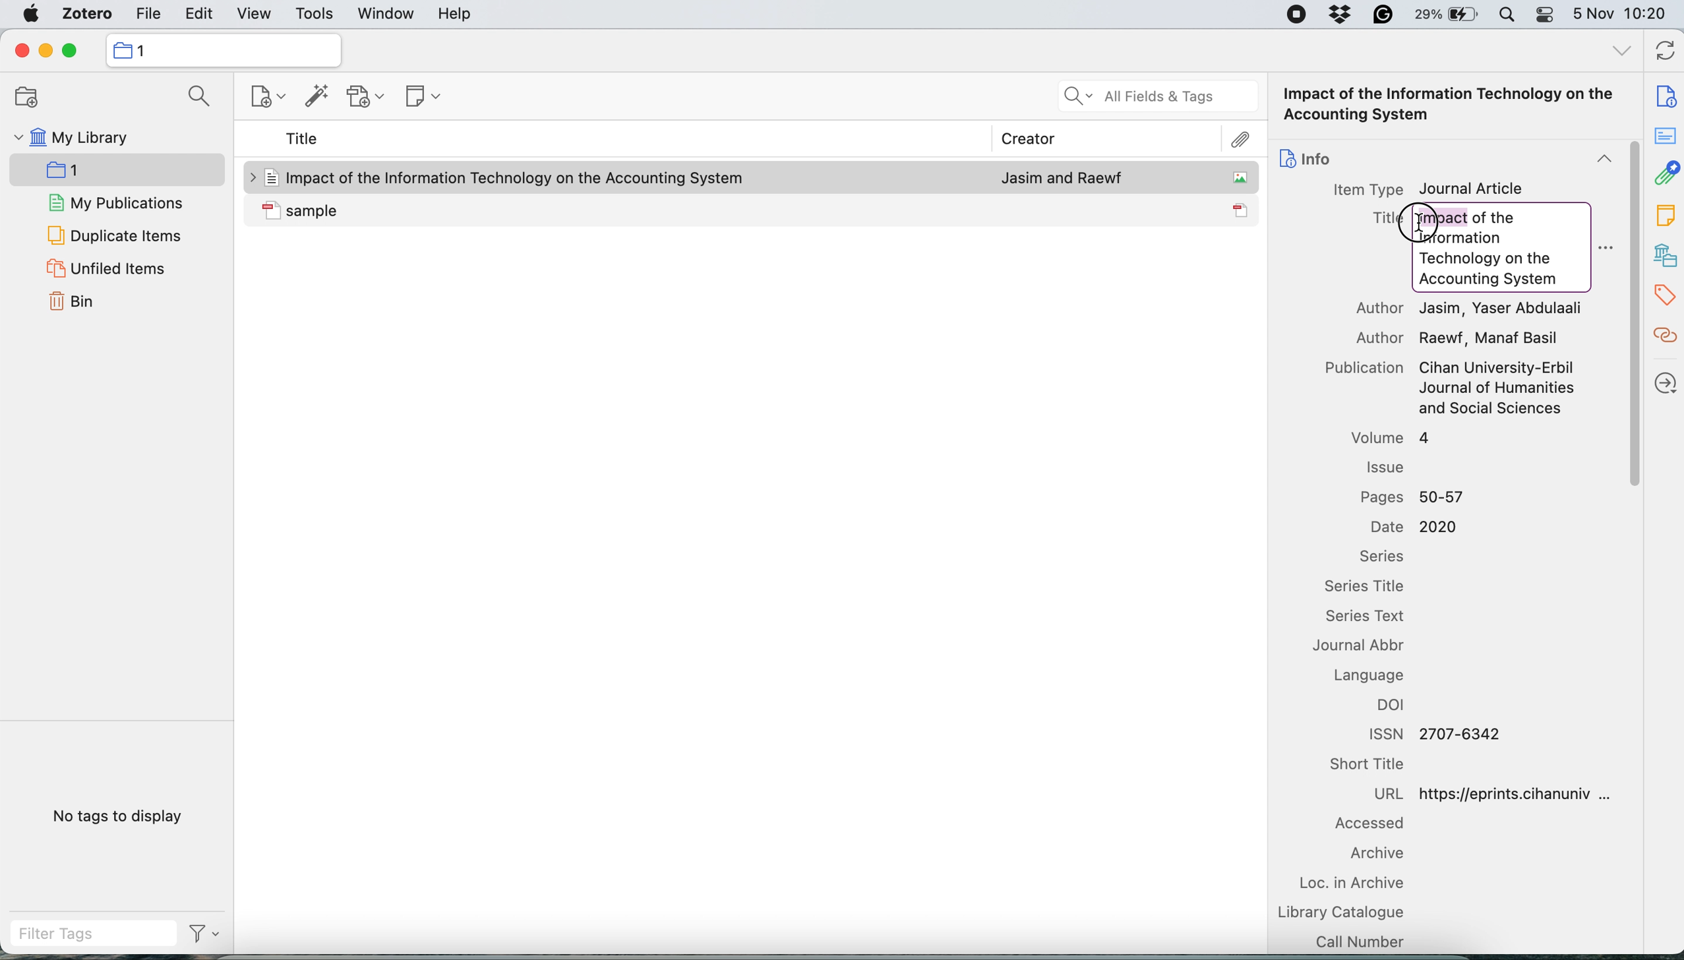  I want to click on libraries and collection, so click(1665, 255).